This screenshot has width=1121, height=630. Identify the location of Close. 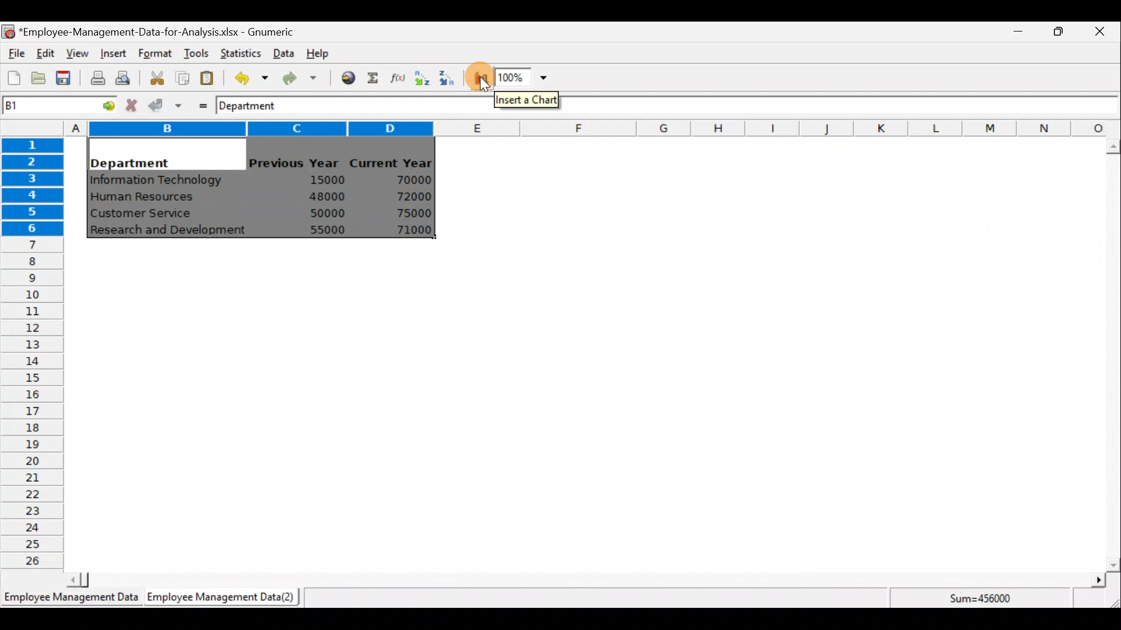
(1099, 33).